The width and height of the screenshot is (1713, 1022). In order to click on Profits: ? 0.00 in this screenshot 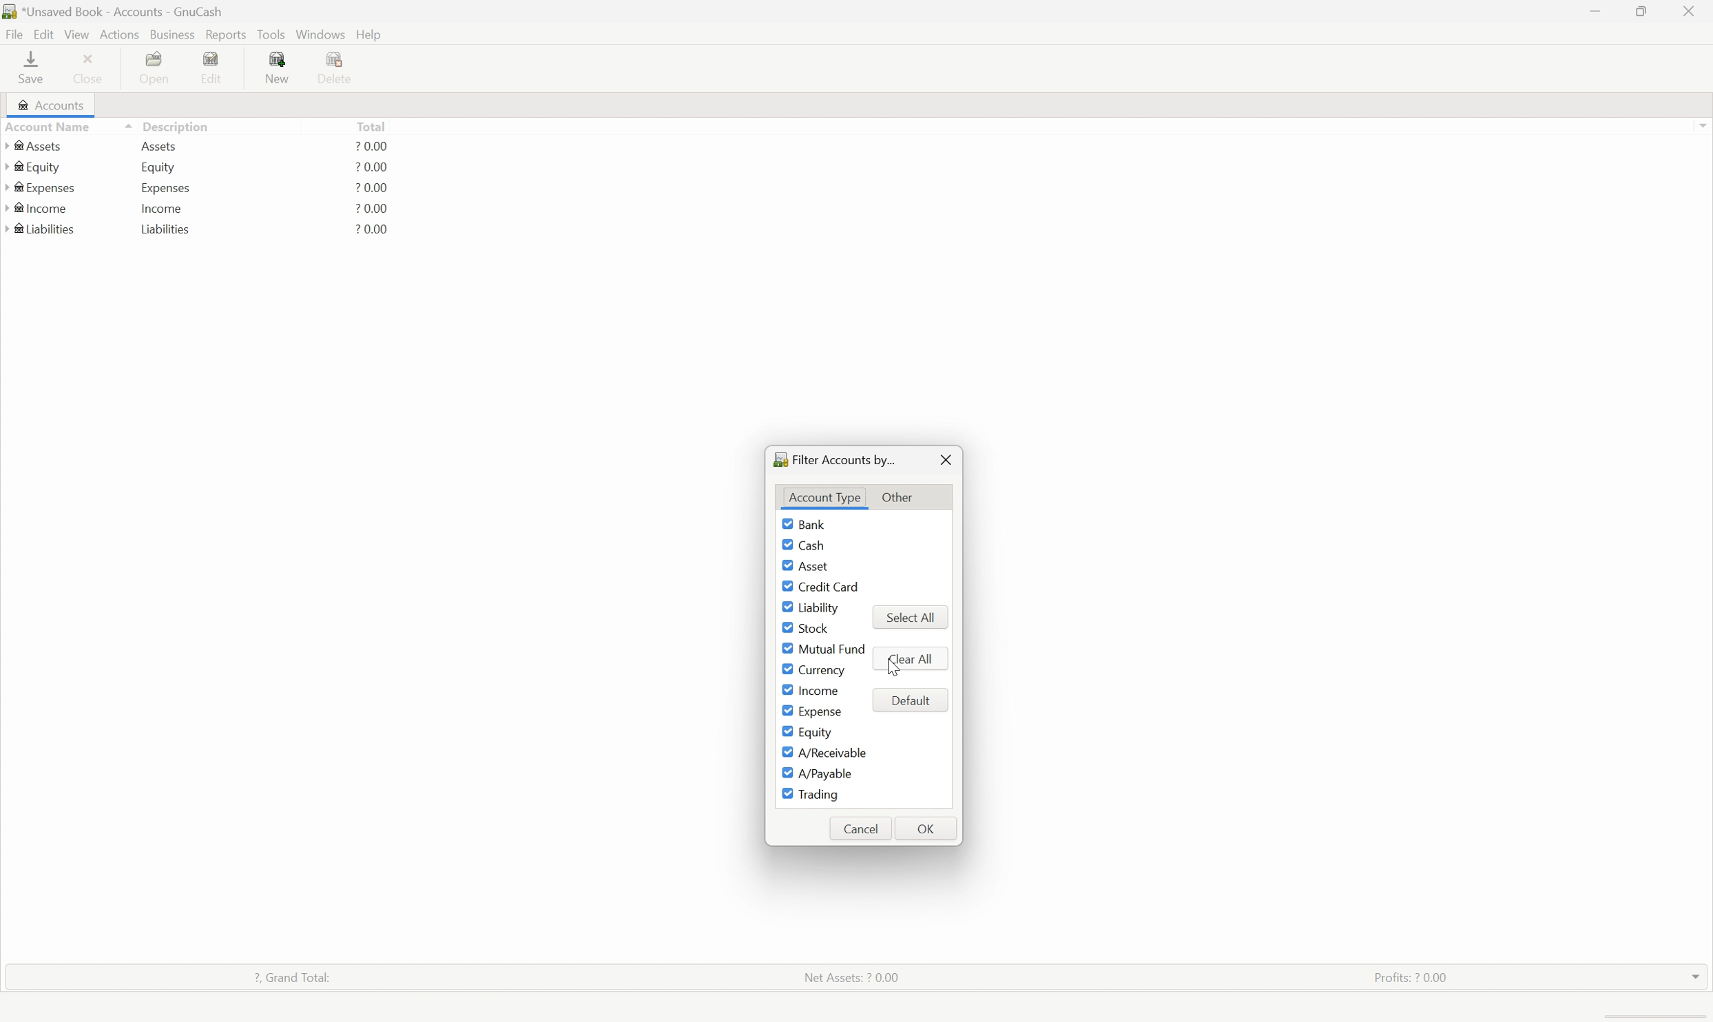, I will do `click(1409, 977)`.